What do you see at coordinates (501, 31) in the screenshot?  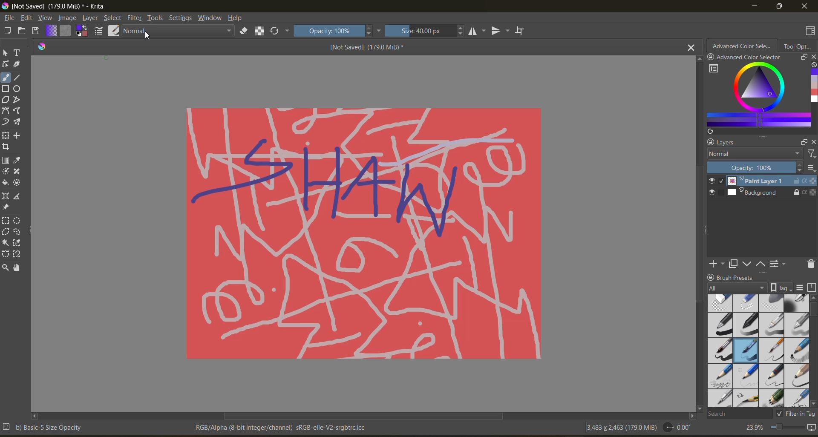 I see `flip vertically` at bounding box center [501, 31].